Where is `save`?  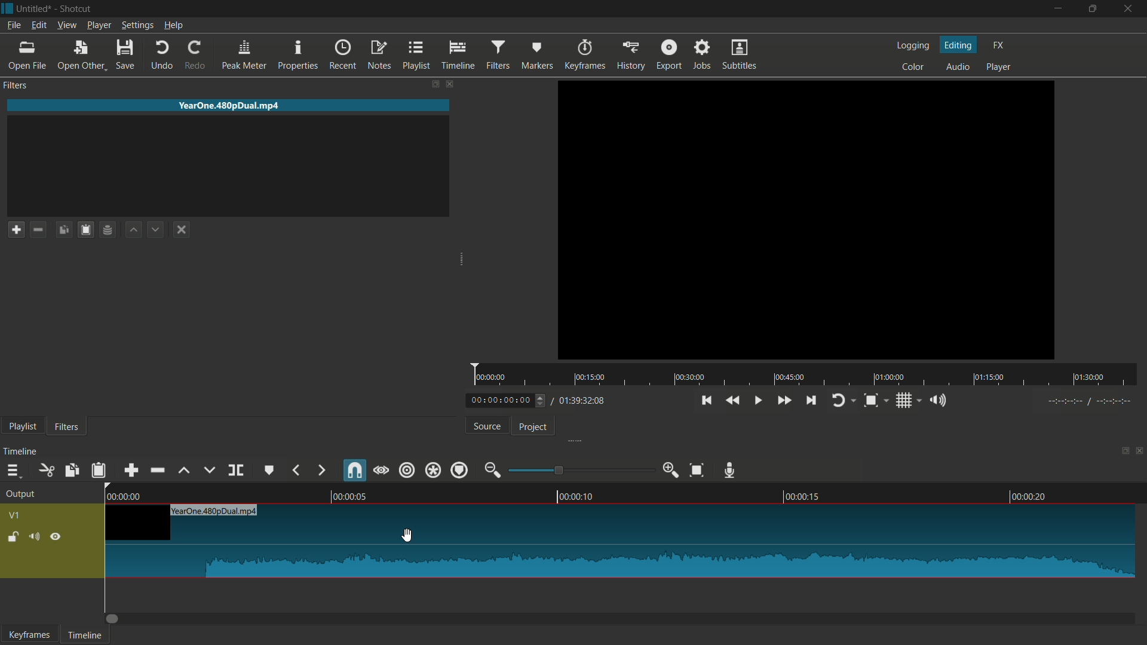 save is located at coordinates (126, 56).